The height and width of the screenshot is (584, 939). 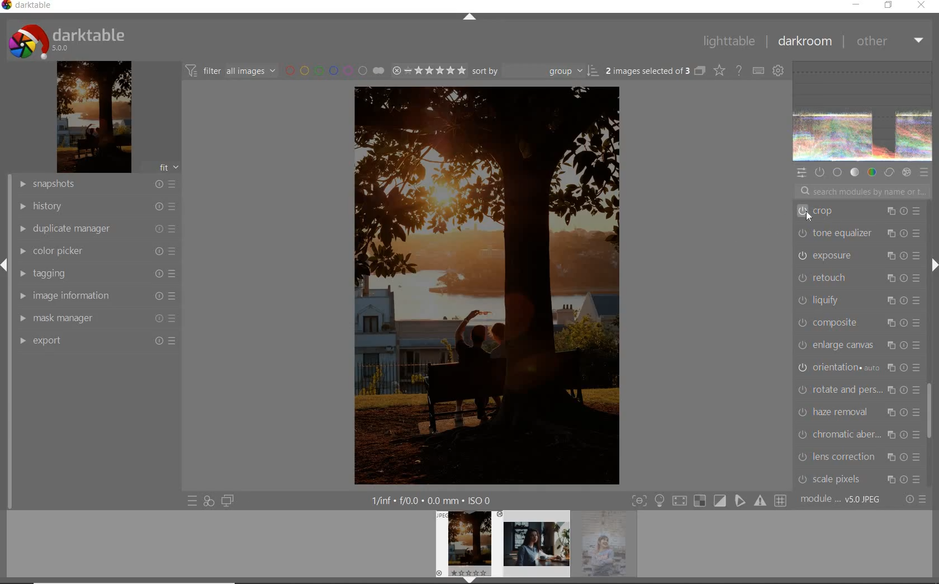 What do you see at coordinates (96, 318) in the screenshot?
I see `mask manager` at bounding box center [96, 318].